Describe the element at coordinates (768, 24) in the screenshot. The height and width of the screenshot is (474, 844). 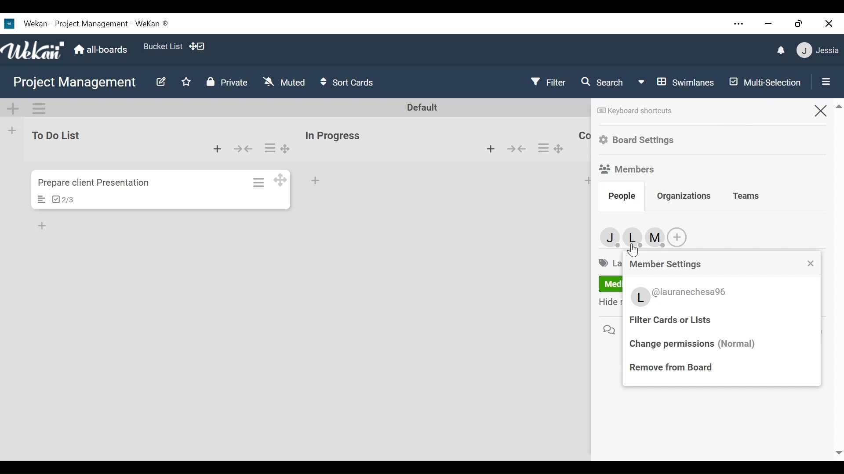
I see `minimie` at that location.